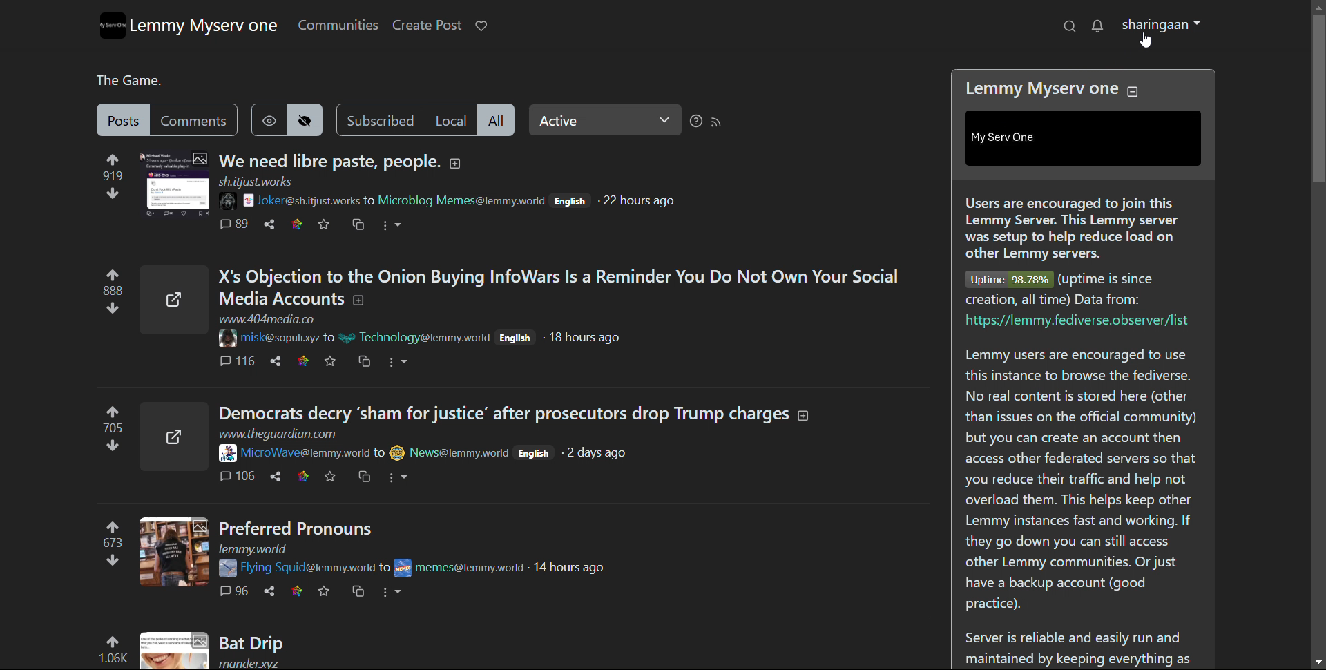  I want to click on 116 comments, so click(239, 360).